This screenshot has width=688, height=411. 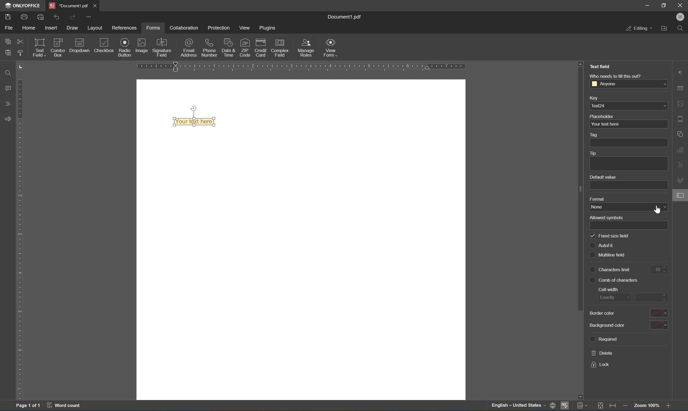 What do you see at coordinates (602, 245) in the screenshot?
I see `autofit` at bounding box center [602, 245].